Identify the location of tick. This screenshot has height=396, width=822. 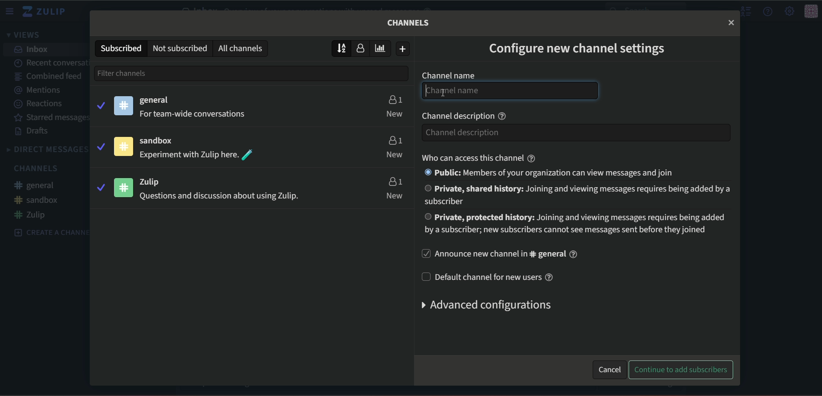
(100, 146).